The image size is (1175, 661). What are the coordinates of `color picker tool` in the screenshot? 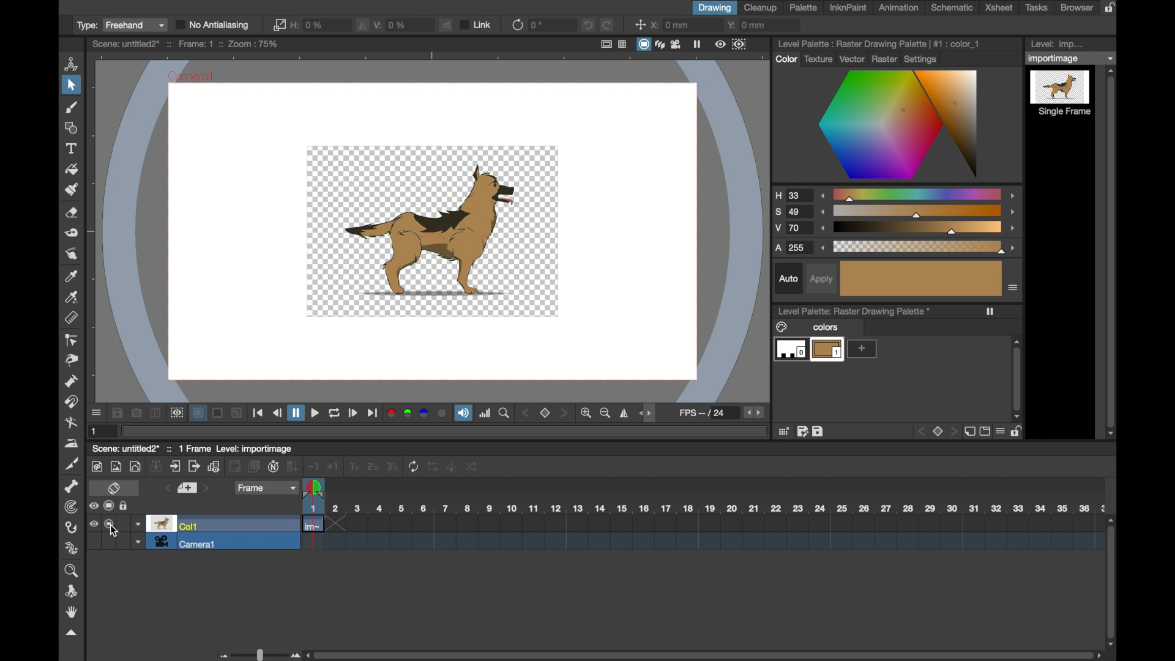 It's located at (70, 276).